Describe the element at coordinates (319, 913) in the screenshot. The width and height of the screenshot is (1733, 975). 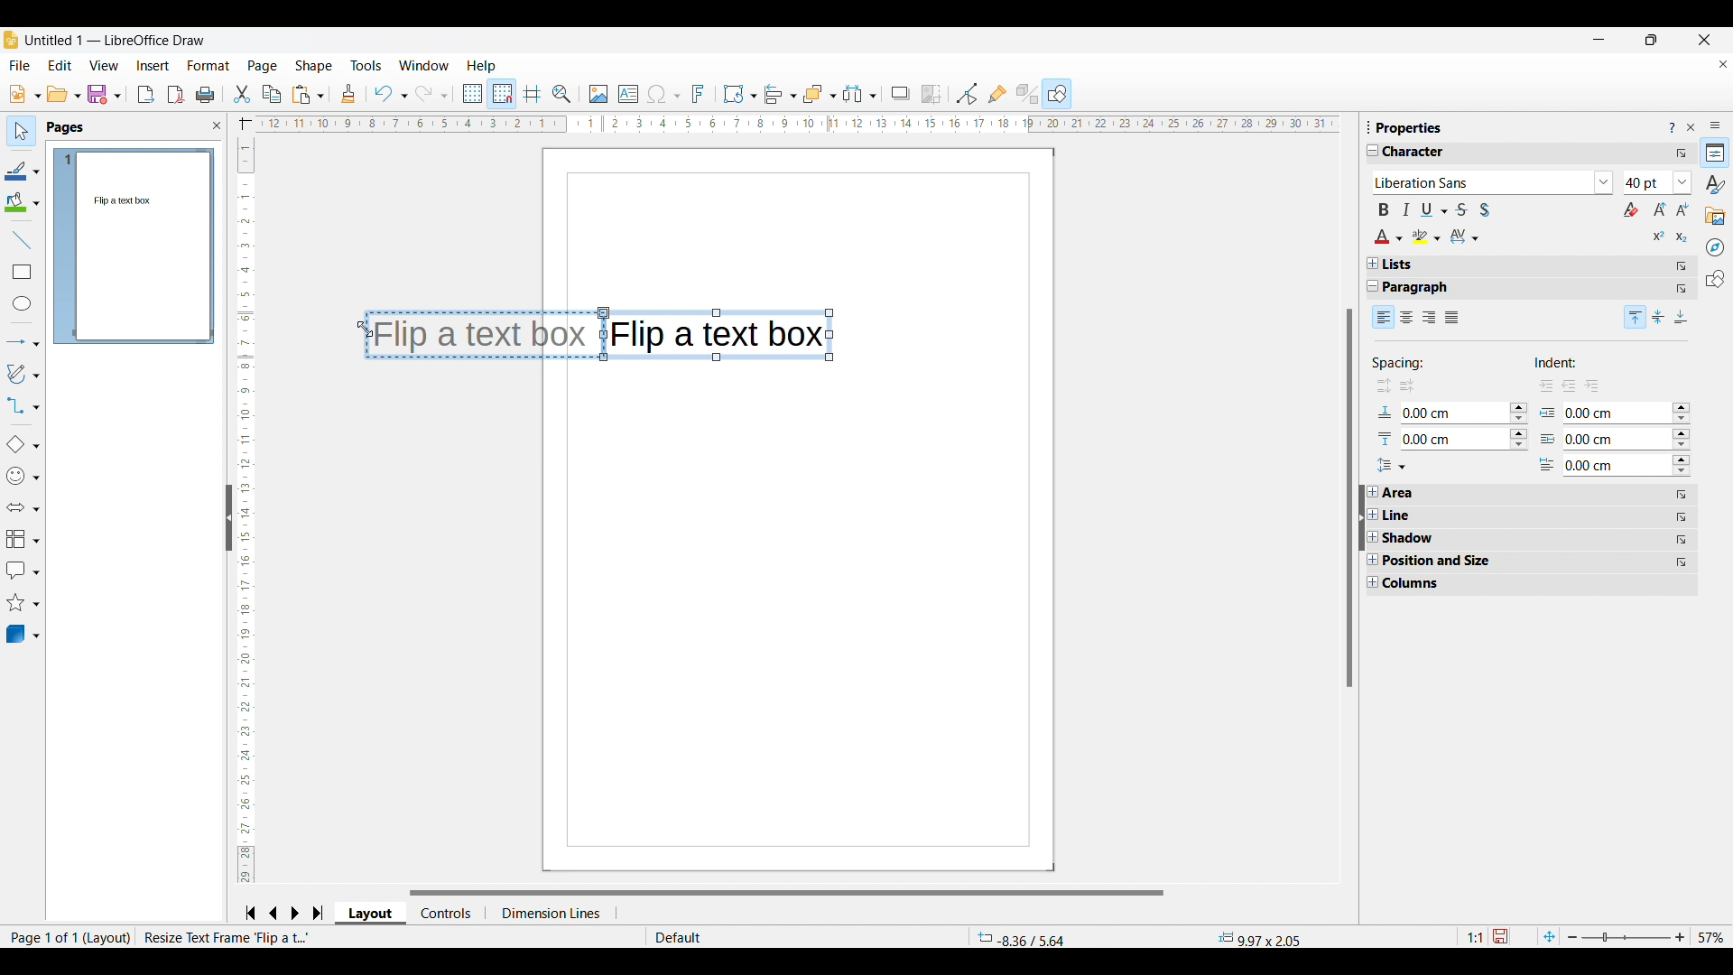
I see `Jump to last slide` at that location.